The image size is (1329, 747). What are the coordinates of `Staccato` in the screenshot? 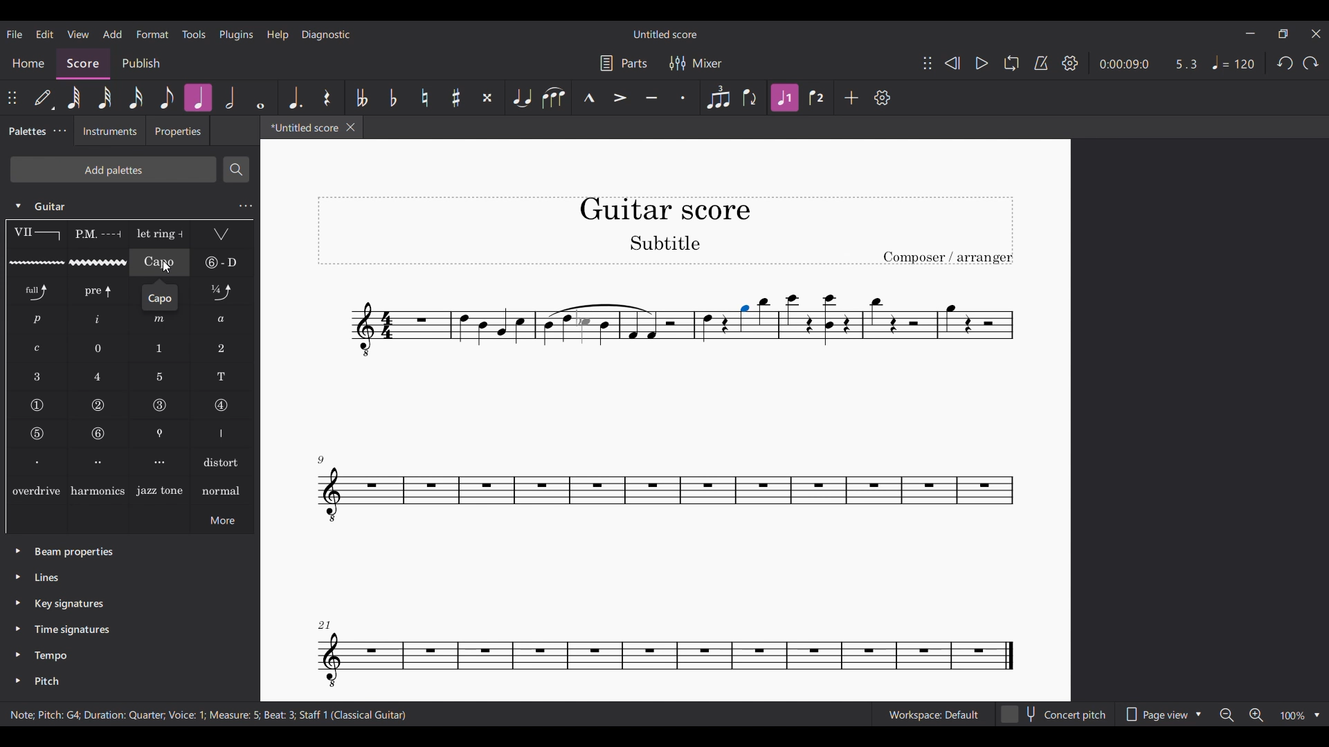 It's located at (683, 98).